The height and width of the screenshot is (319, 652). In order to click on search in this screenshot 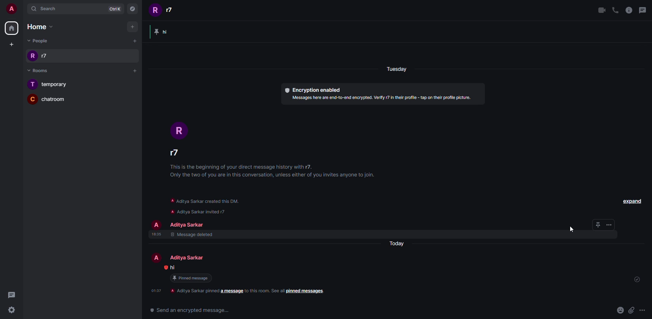, I will do `click(46, 8)`.